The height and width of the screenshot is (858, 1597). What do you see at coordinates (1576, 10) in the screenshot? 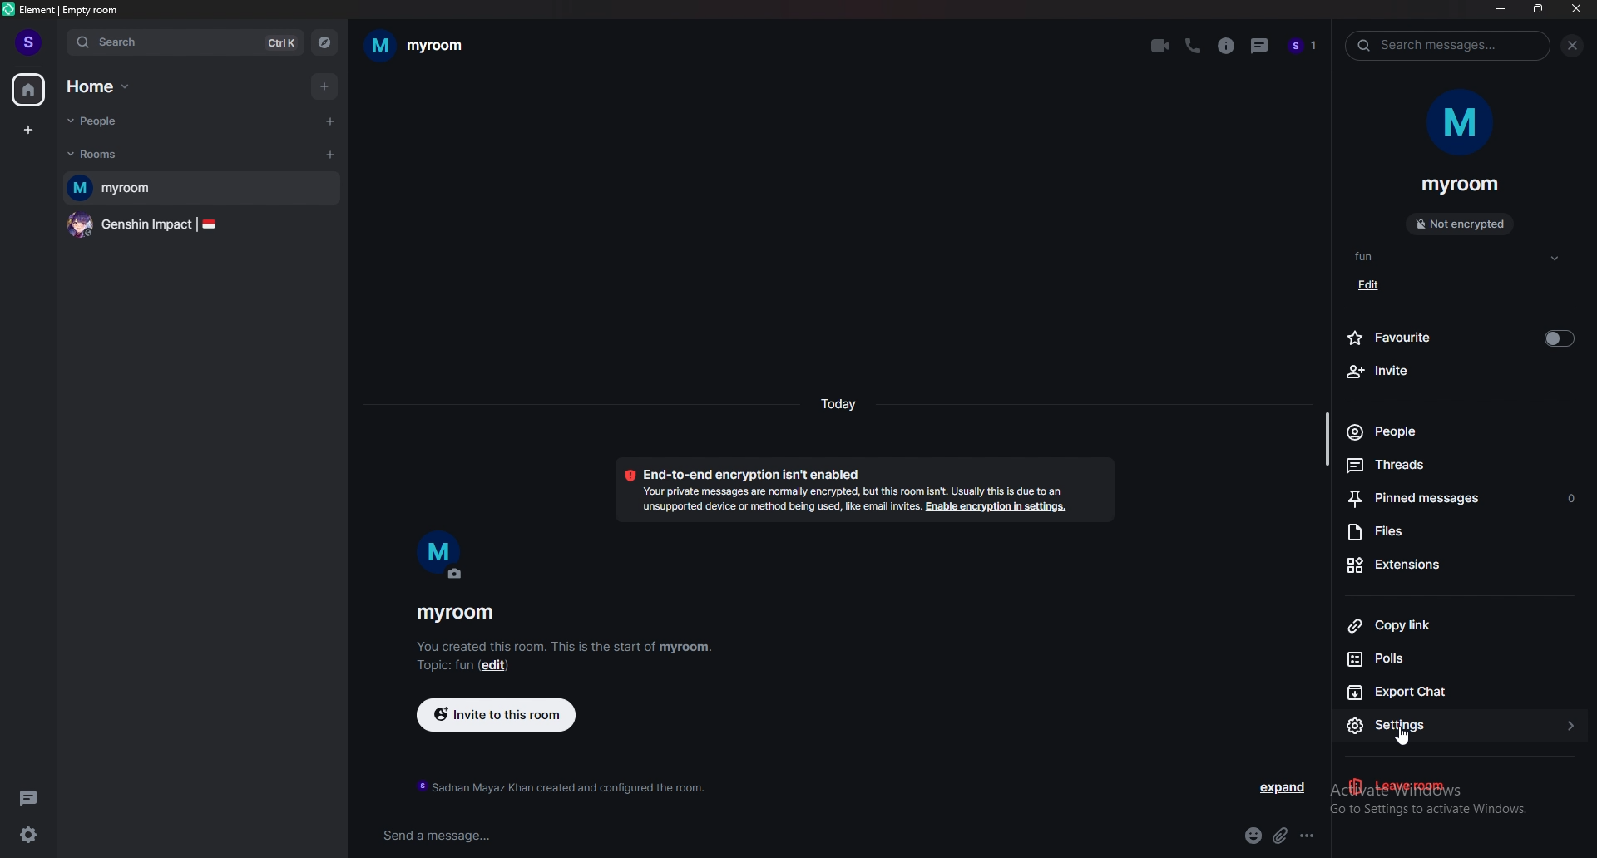
I see `close` at bounding box center [1576, 10].